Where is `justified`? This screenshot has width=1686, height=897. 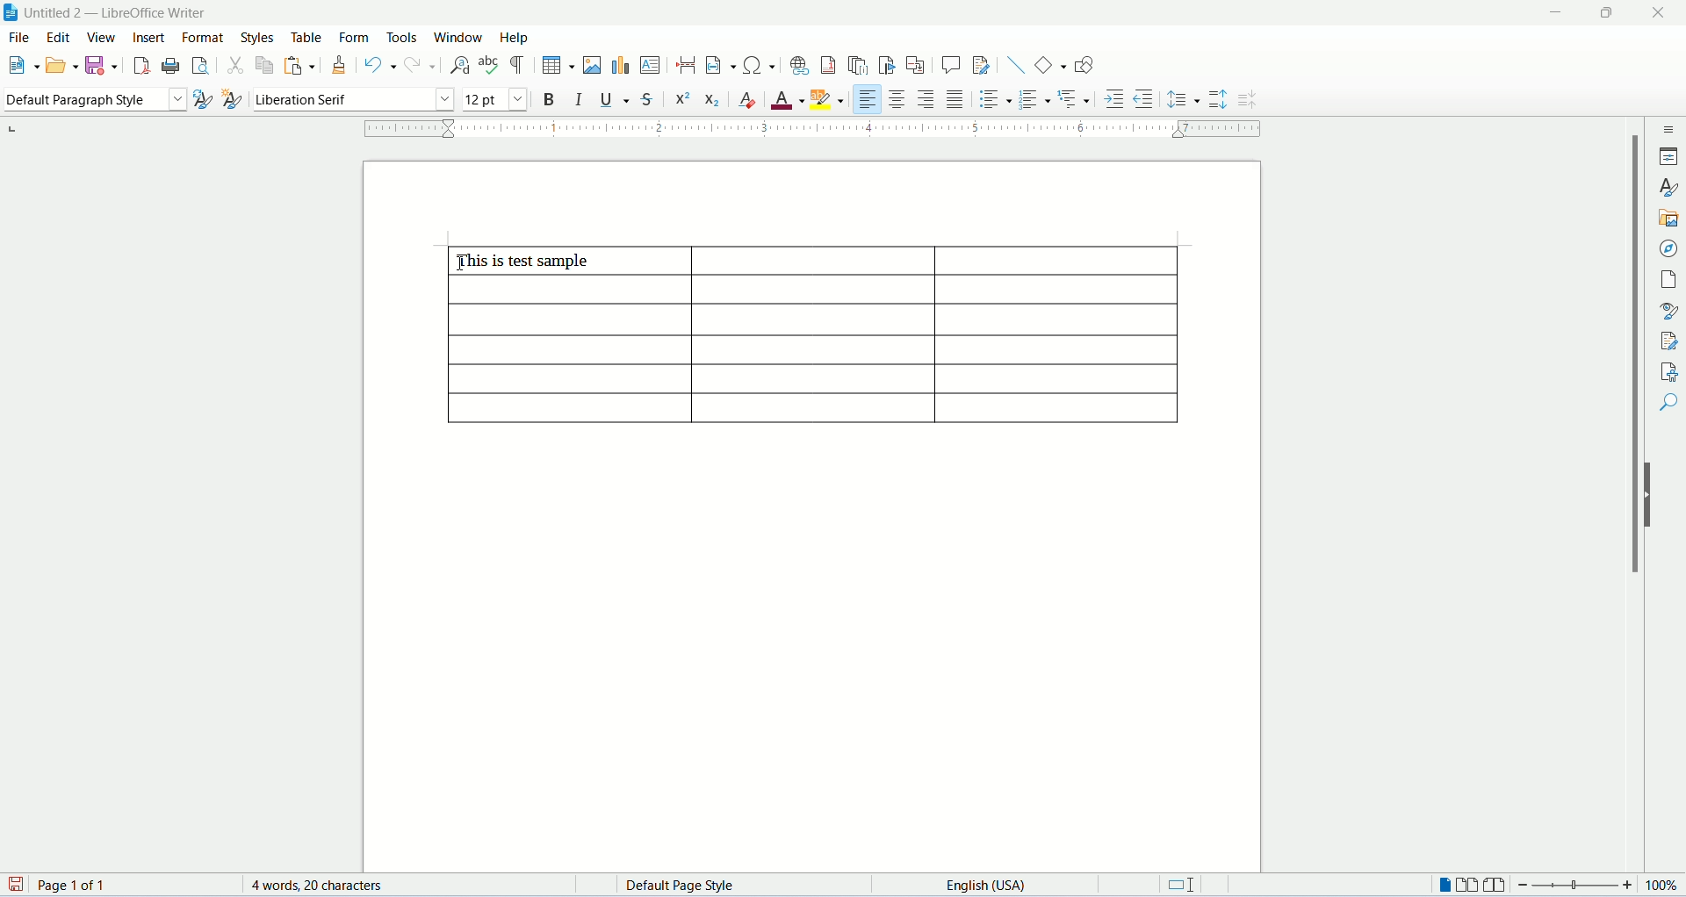 justified is located at coordinates (958, 97).